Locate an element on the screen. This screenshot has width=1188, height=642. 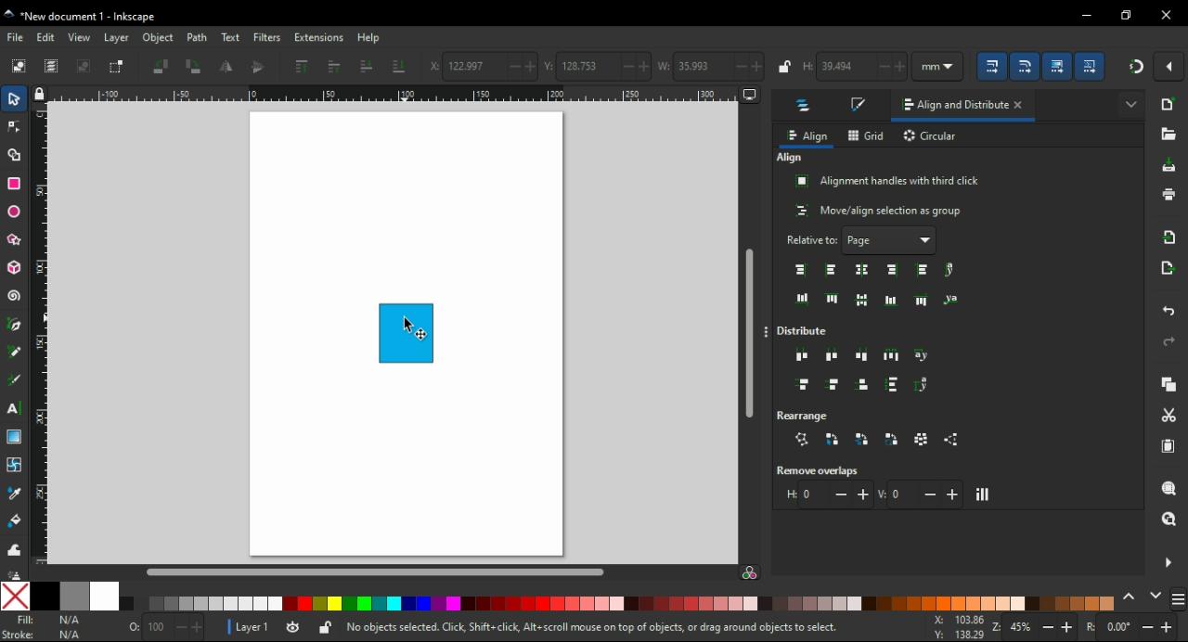
center on vertical axis is located at coordinates (860, 270).